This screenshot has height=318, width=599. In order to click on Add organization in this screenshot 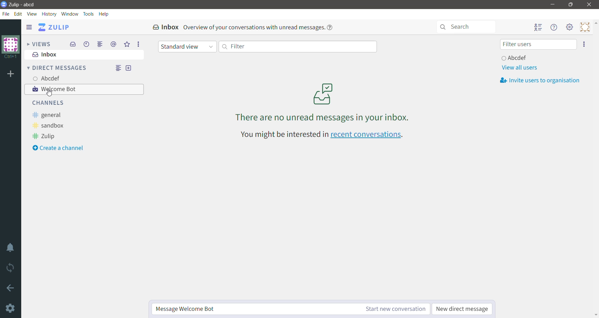, I will do `click(11, 74)`.